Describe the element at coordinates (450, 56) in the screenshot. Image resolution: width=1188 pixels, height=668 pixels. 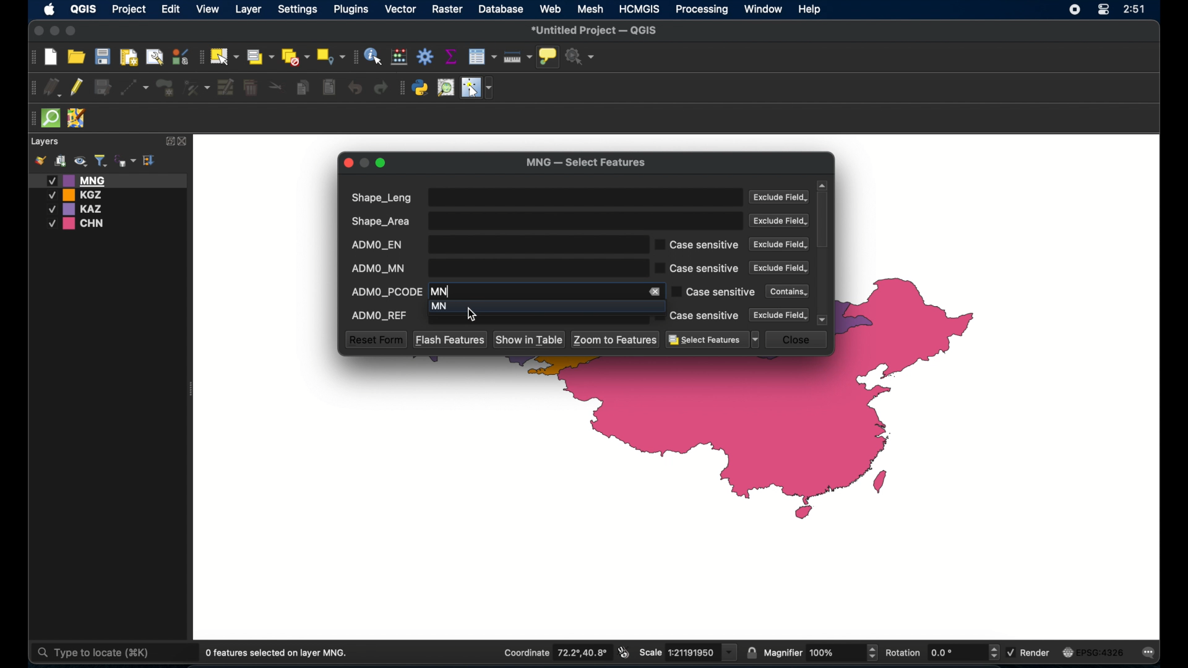
I see `show statistical summary` at that location.